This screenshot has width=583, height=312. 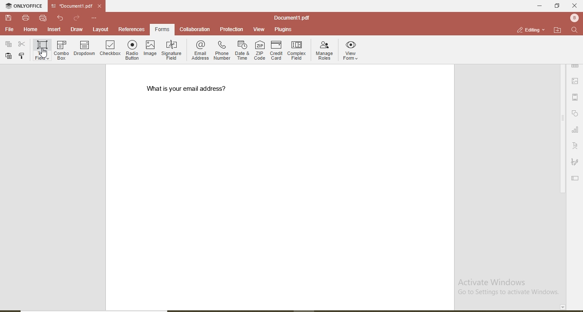 I want to click on cut, so click(x=22, y=44).